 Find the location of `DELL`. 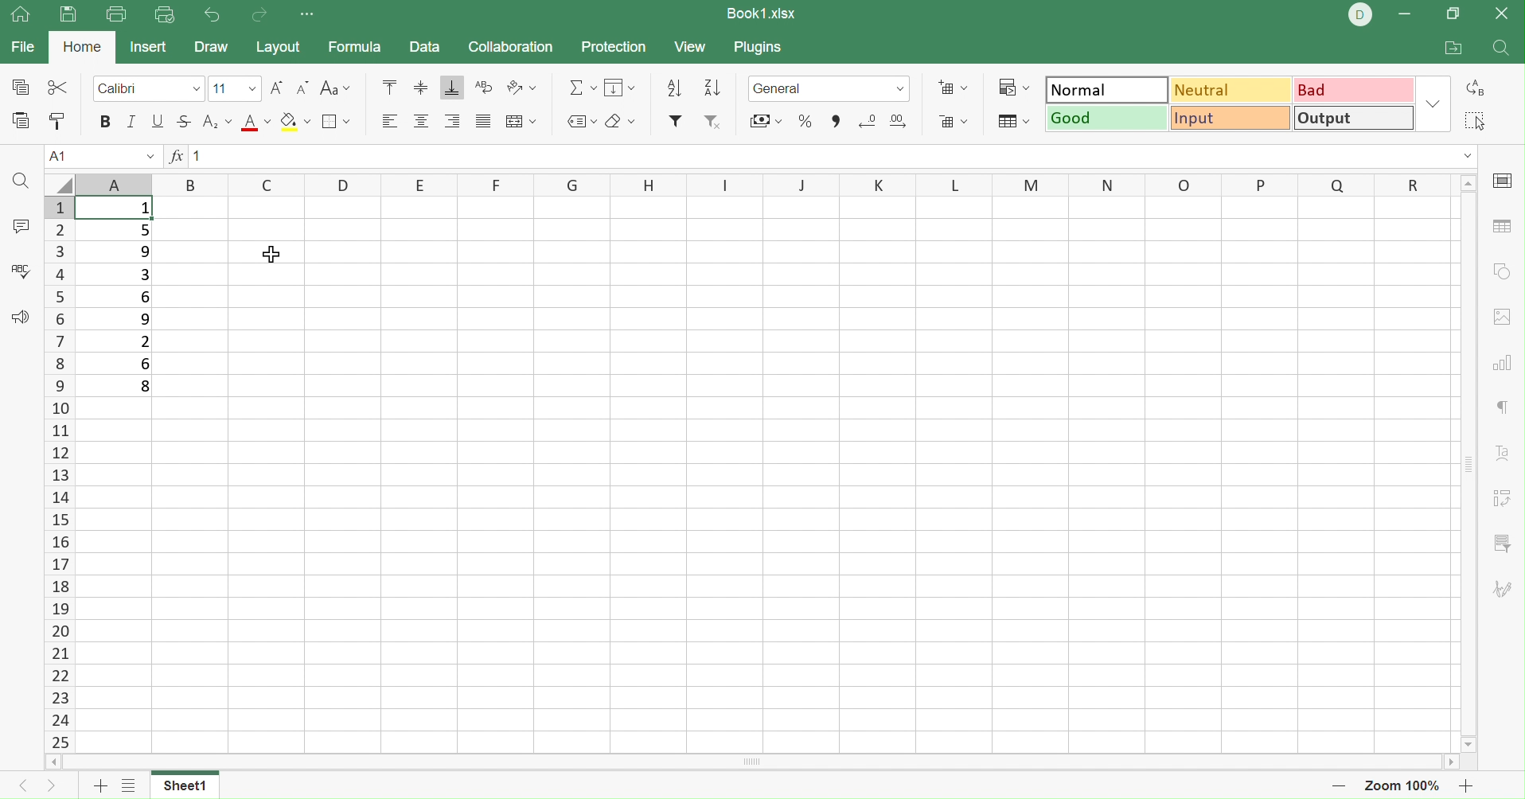

DELL is located at coordinates (1361, 14).